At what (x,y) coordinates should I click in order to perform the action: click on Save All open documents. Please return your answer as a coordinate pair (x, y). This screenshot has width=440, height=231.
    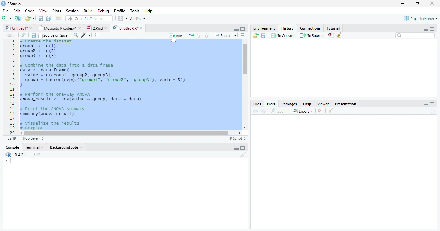
    Looking at the image, I should click on (48, 18).